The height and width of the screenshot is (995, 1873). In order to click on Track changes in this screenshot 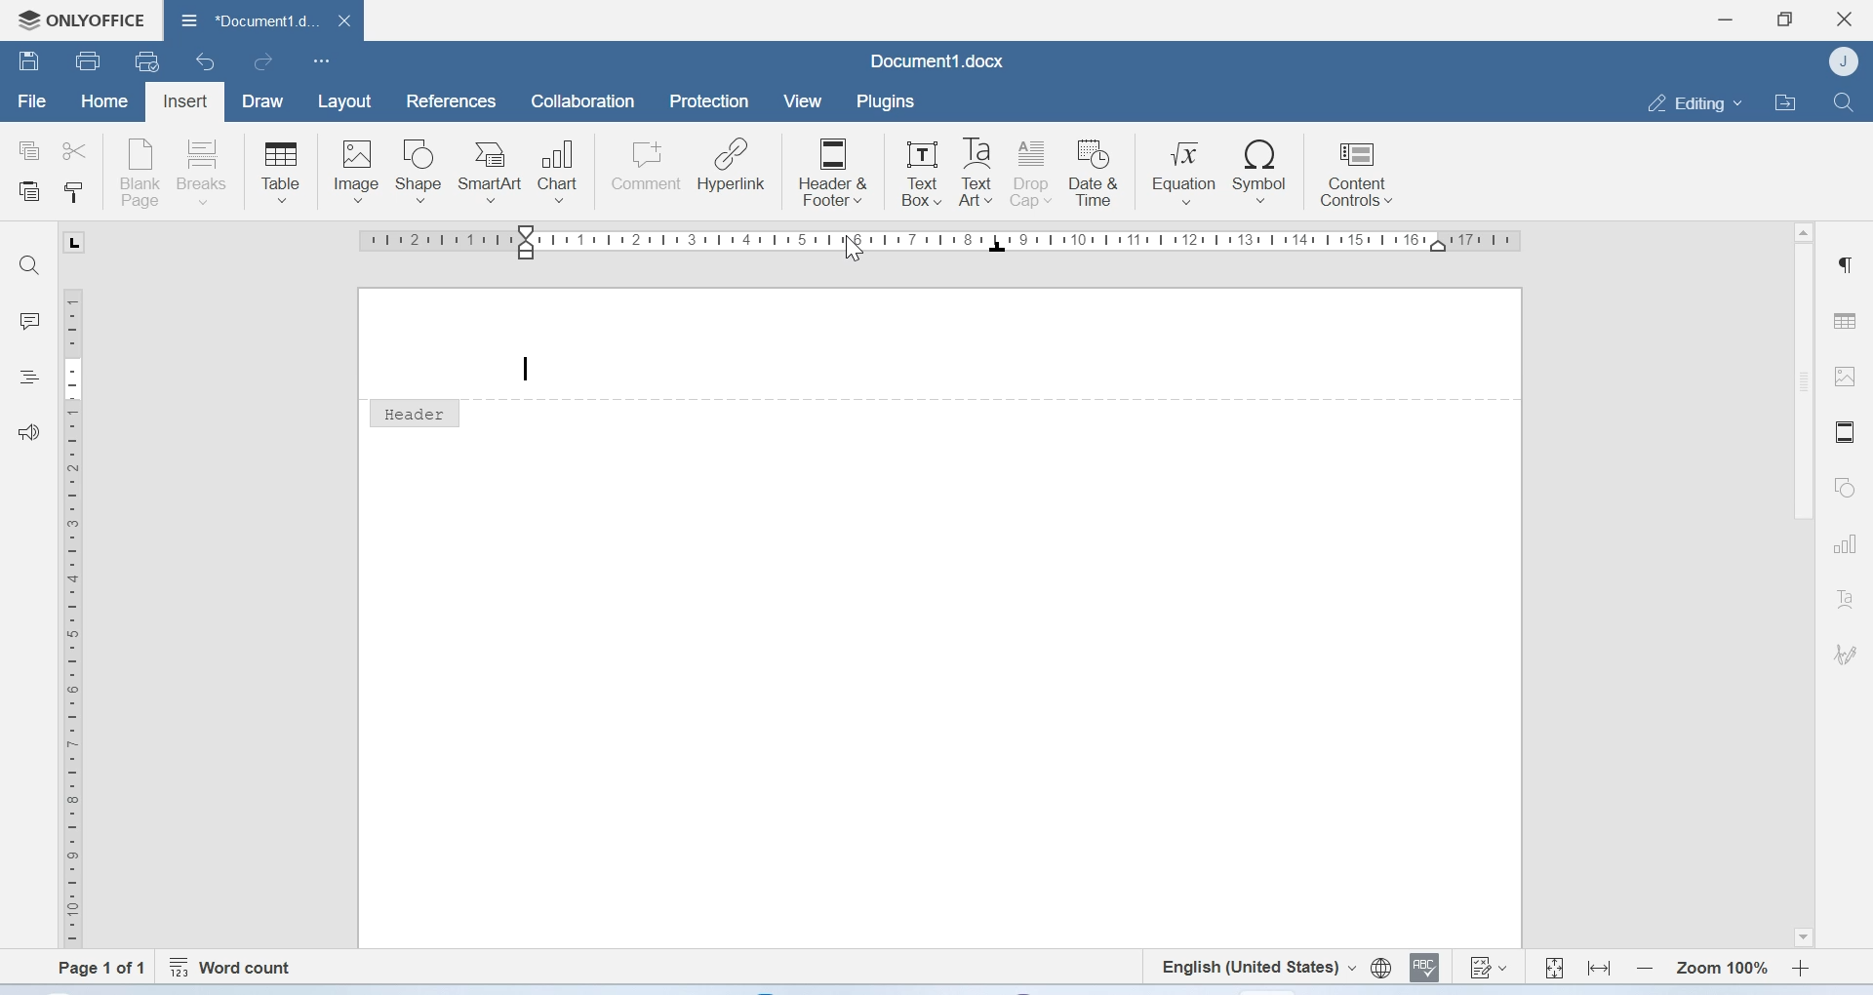, I will do `click(1490, 970)`.